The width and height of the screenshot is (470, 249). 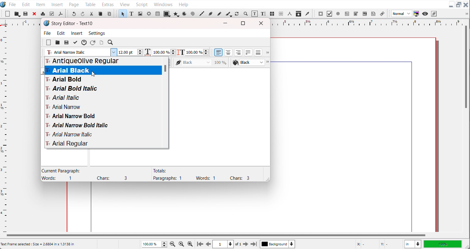 I want to click on Cut, so click(x=91, y=14).